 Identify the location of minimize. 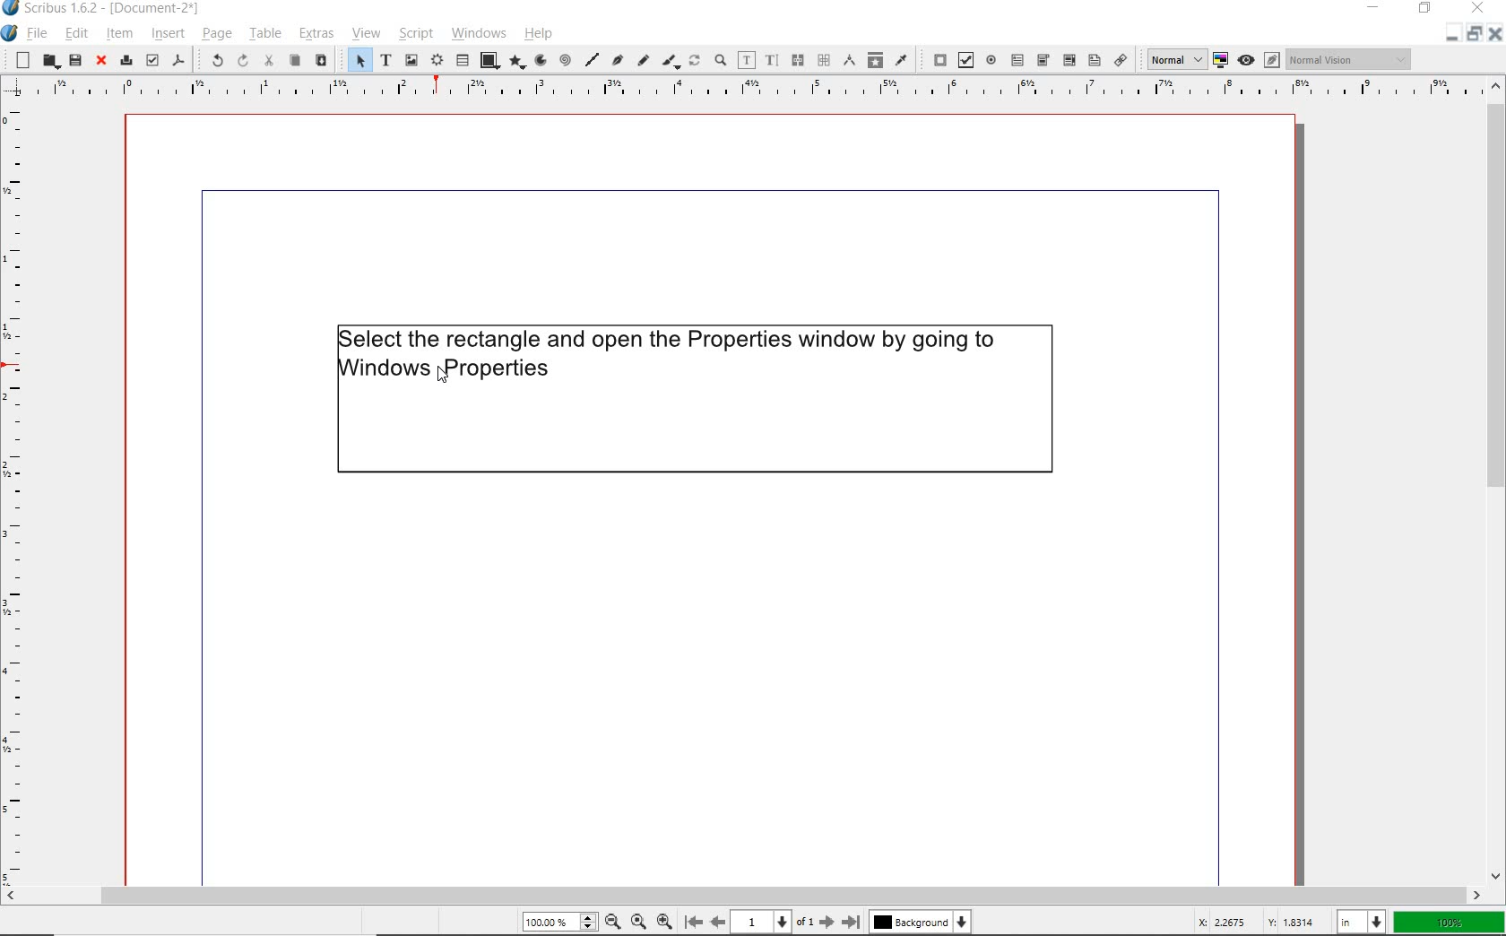
(1376, 6).